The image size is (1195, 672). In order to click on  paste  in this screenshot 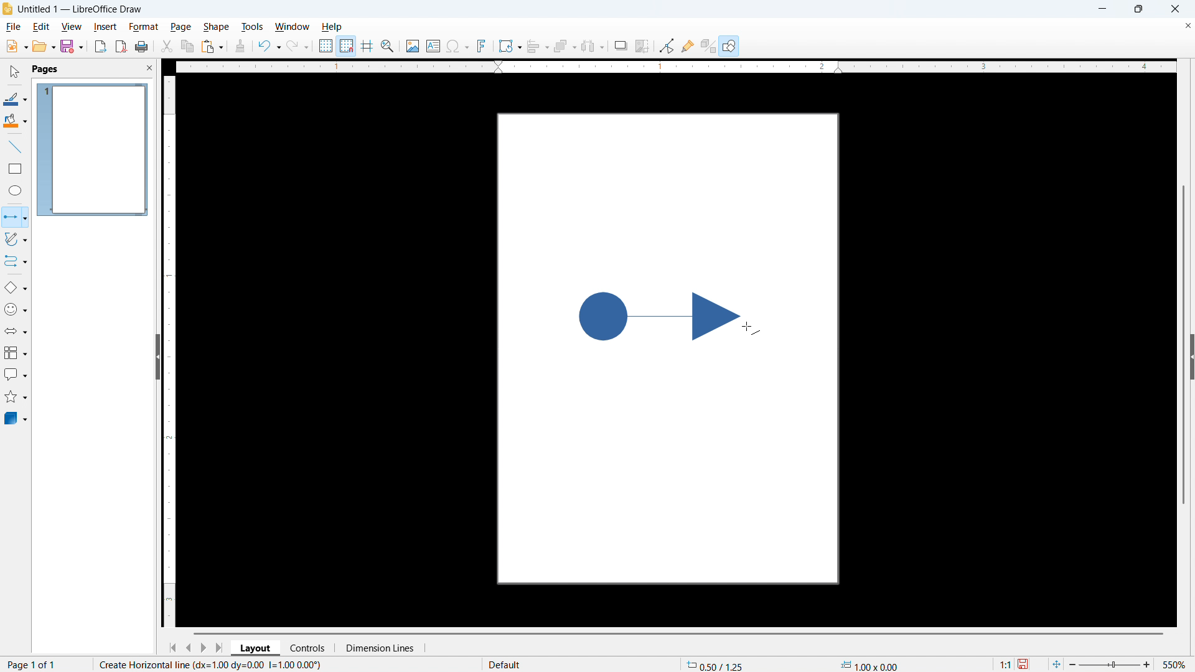, I will do `click(212, 47)`.